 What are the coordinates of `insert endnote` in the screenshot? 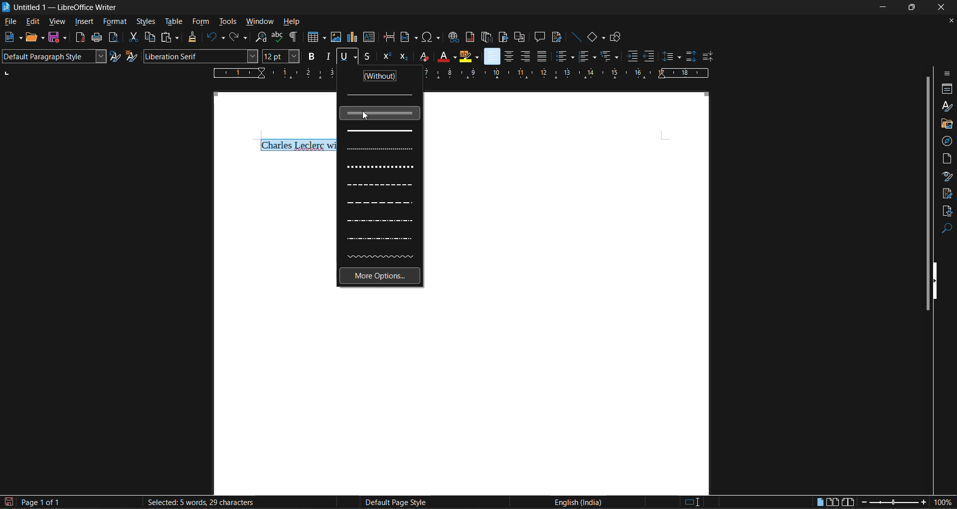 It's located at (487, 38).